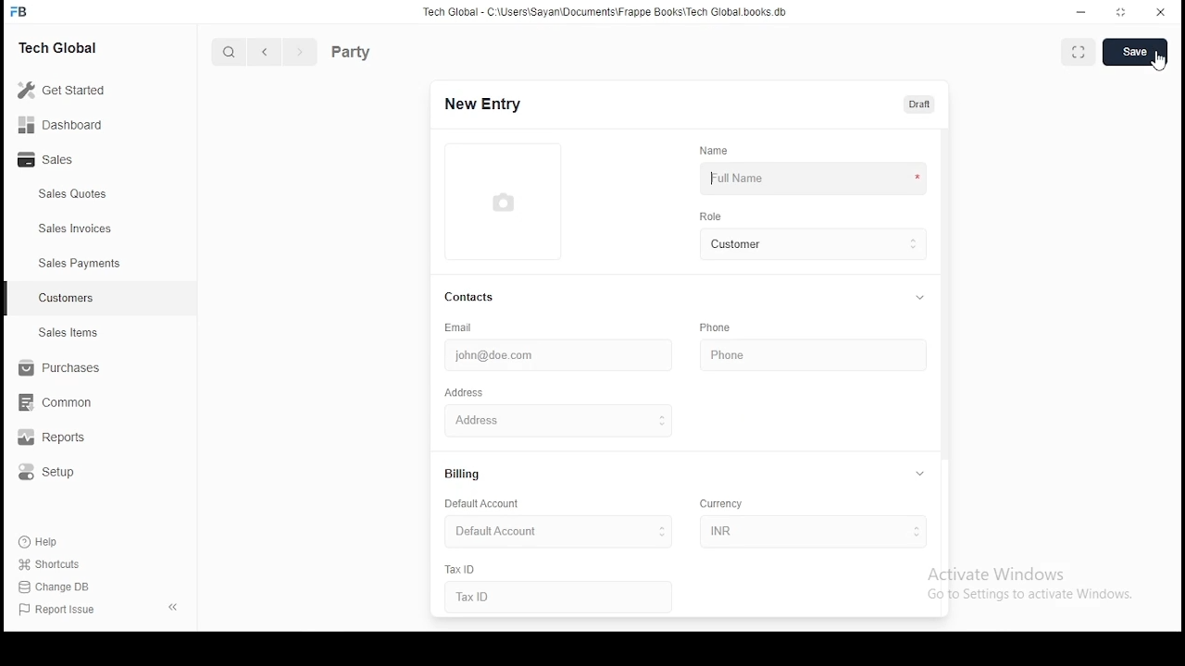 Image resolution: width=1185 pixels, height=666 pixels. I want to click on close pane, so click(175, 607).